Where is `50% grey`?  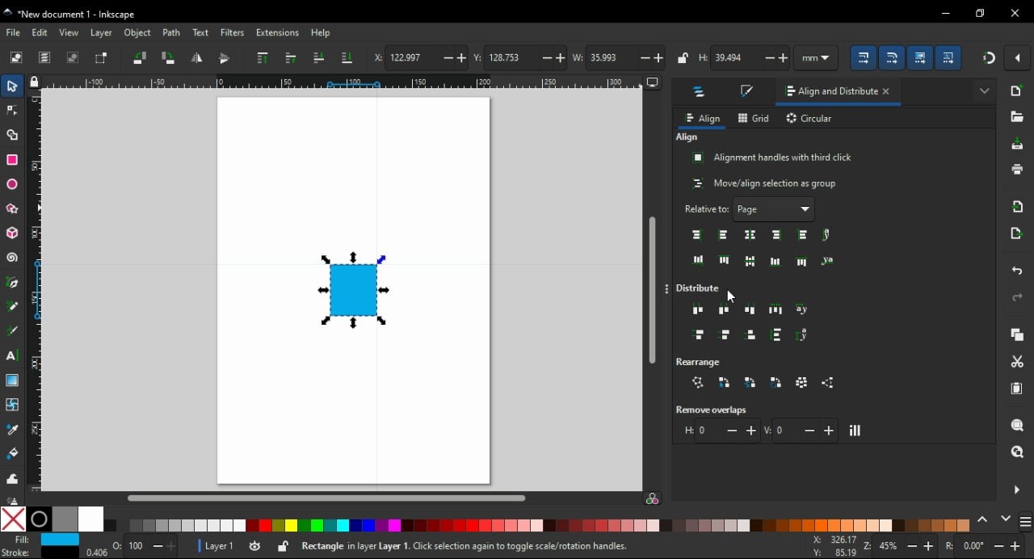 50% grey is located at coordinates (65, 519).